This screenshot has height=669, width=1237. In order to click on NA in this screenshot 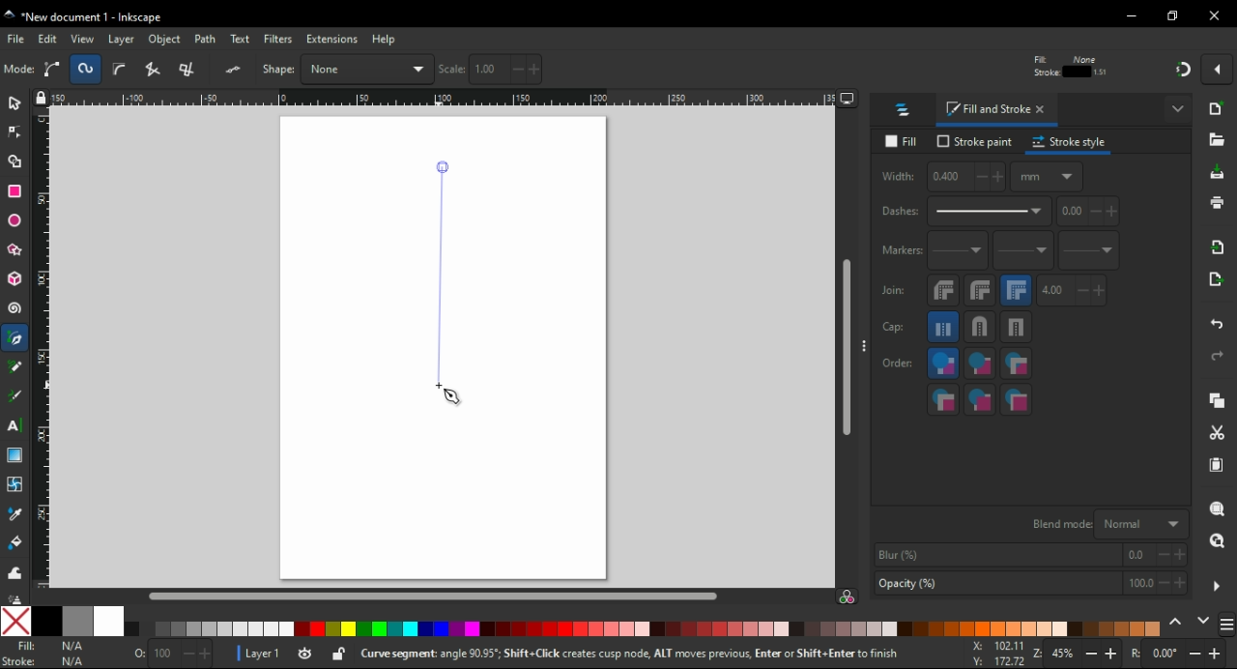, I will do `click(72, 654)`.